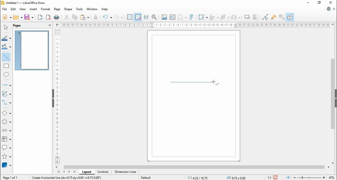 This screenshot has width=337, height=180. Describe the element at coordinates (105, 9) in the screenshot. I see `help` at that location.